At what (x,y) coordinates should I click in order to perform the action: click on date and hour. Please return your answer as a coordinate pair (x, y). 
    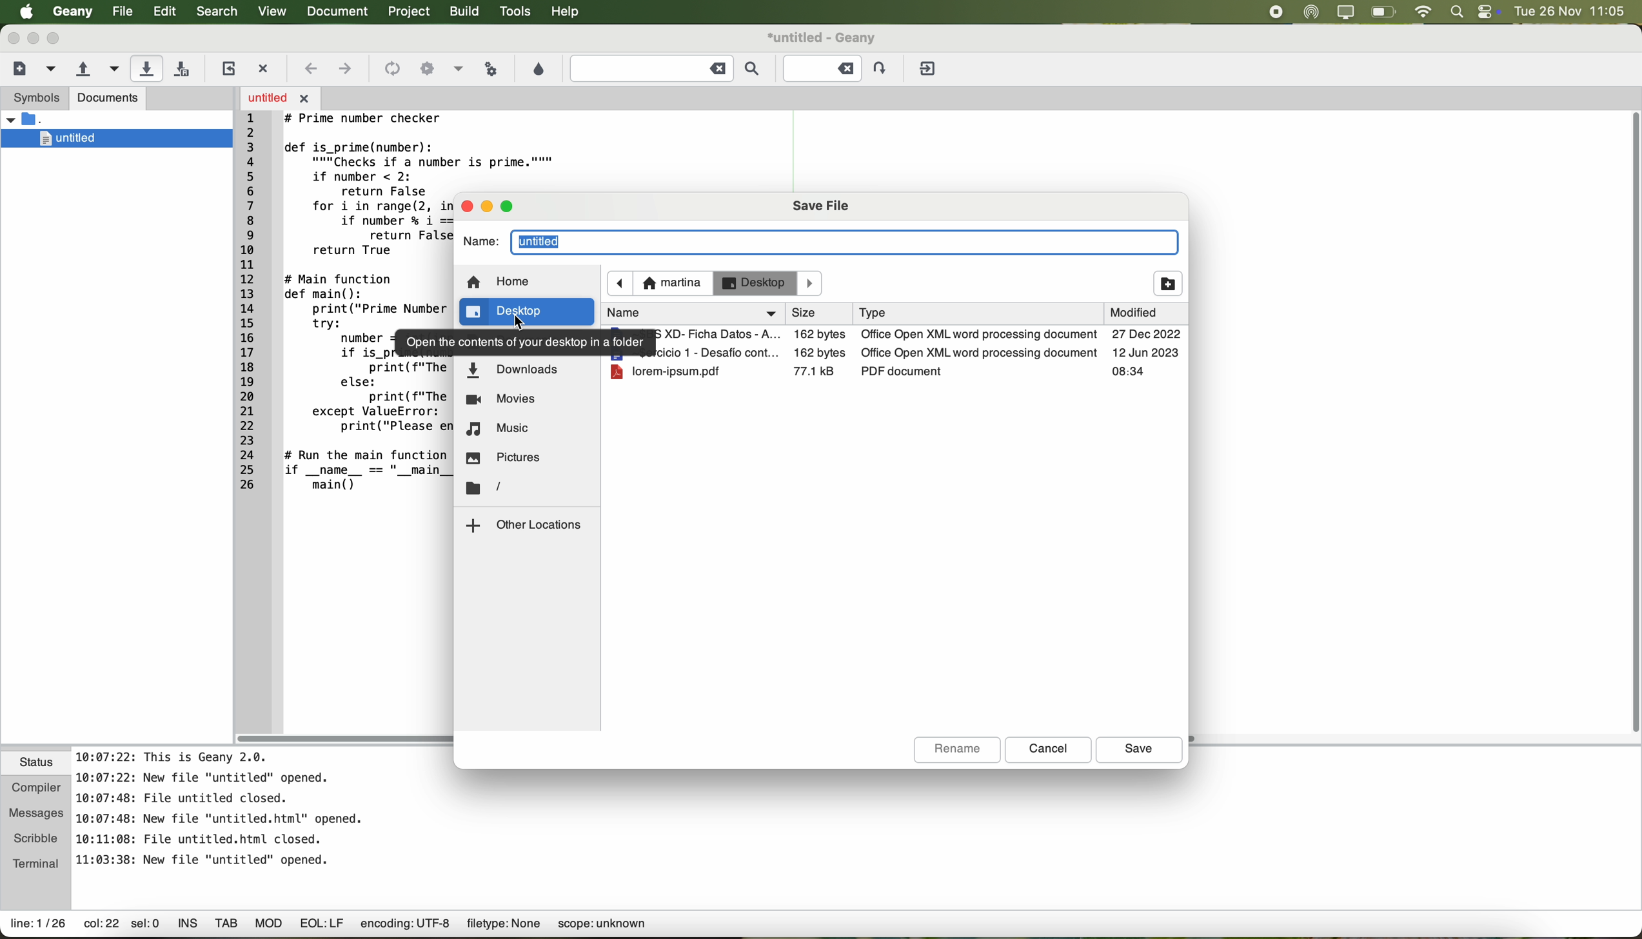
    Looking at the image, I should click on (1576, 12).